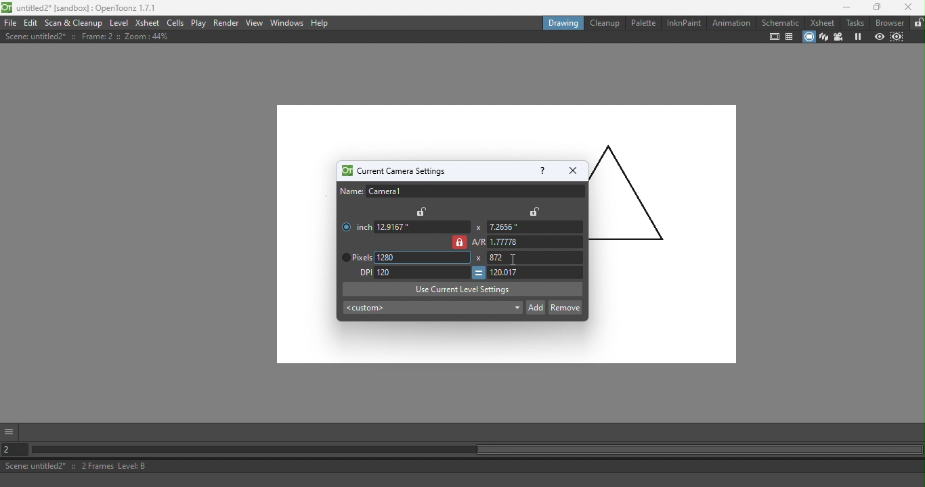 This screenshot has height=487, width=925. I want to click on Use current level settings, so click(462, 289).